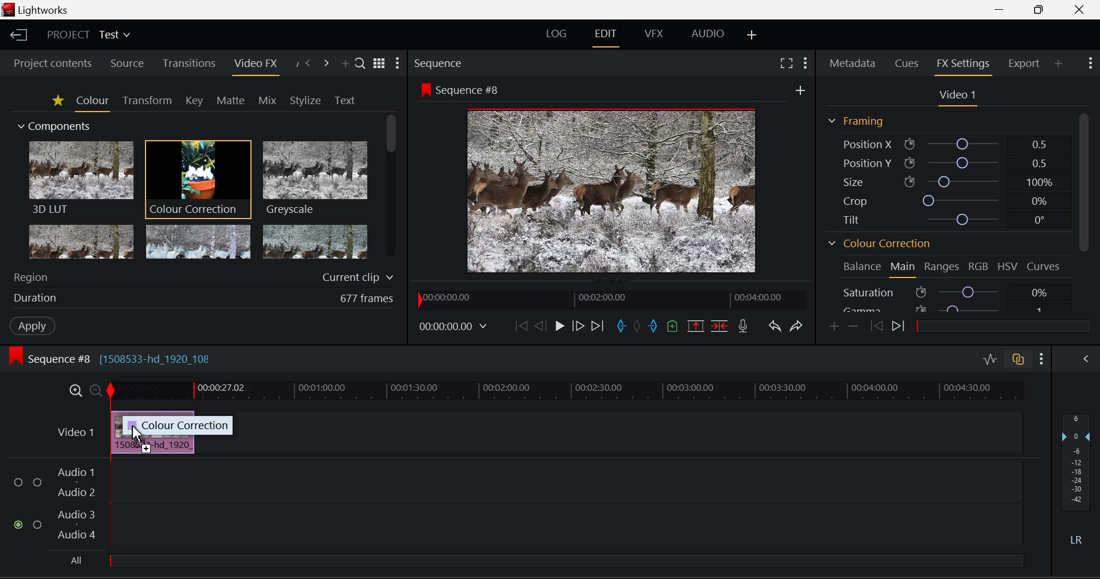 The image size is (1100, 579). What do you see at coordinates (621, 328) in the screenshot?
I see `Mark In` at bounding box center [621, 328].